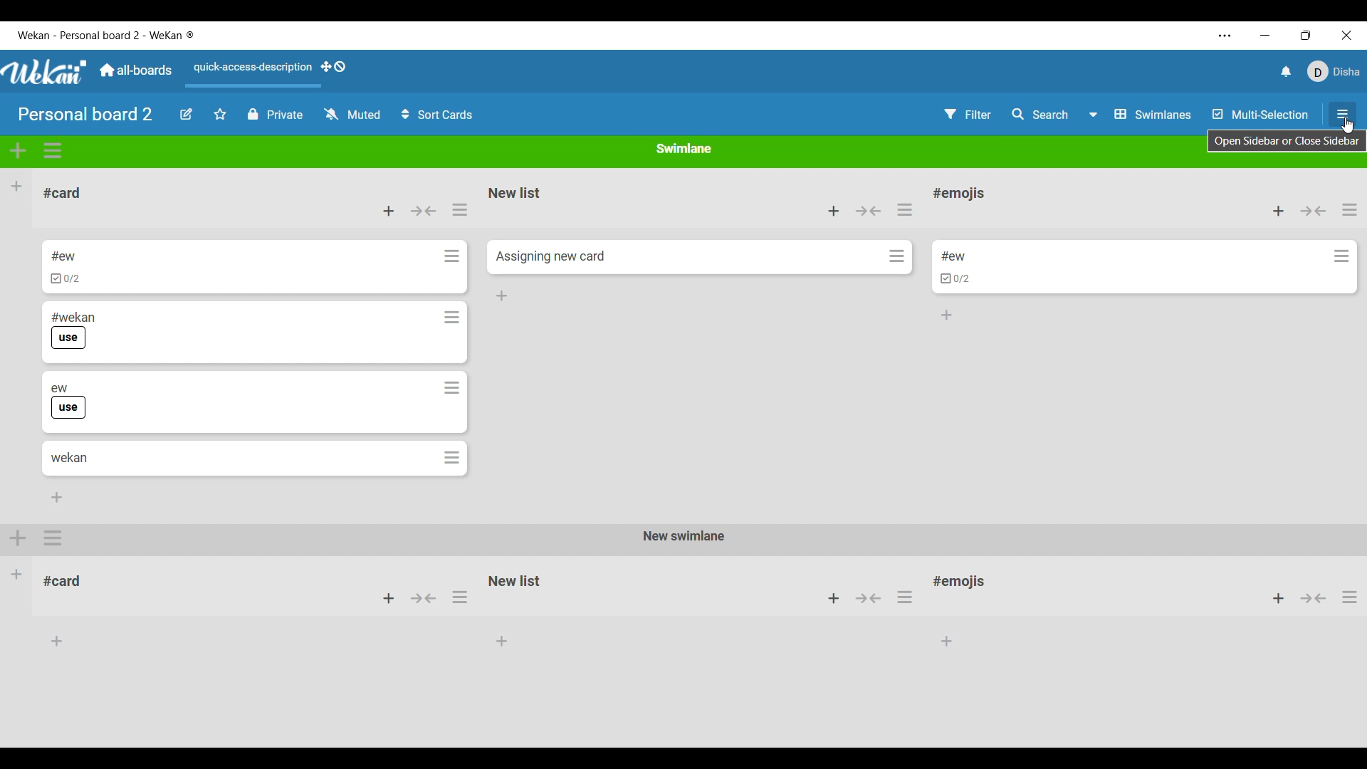 The width and height of the screenshot is (1367, 769). What do you see at coordinates (1334, 72) in the screenshot?
I see `Current account` at bounding box center [1334, 72].